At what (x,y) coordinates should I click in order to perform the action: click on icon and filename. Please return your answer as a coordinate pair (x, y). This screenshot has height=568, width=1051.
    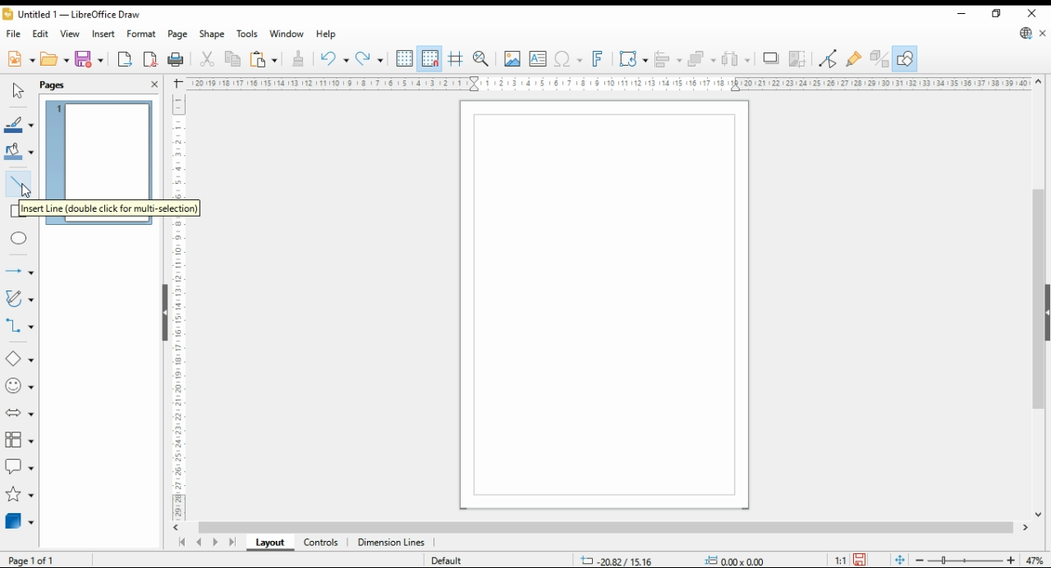
    Looking at the image, I should click on (74, 16).